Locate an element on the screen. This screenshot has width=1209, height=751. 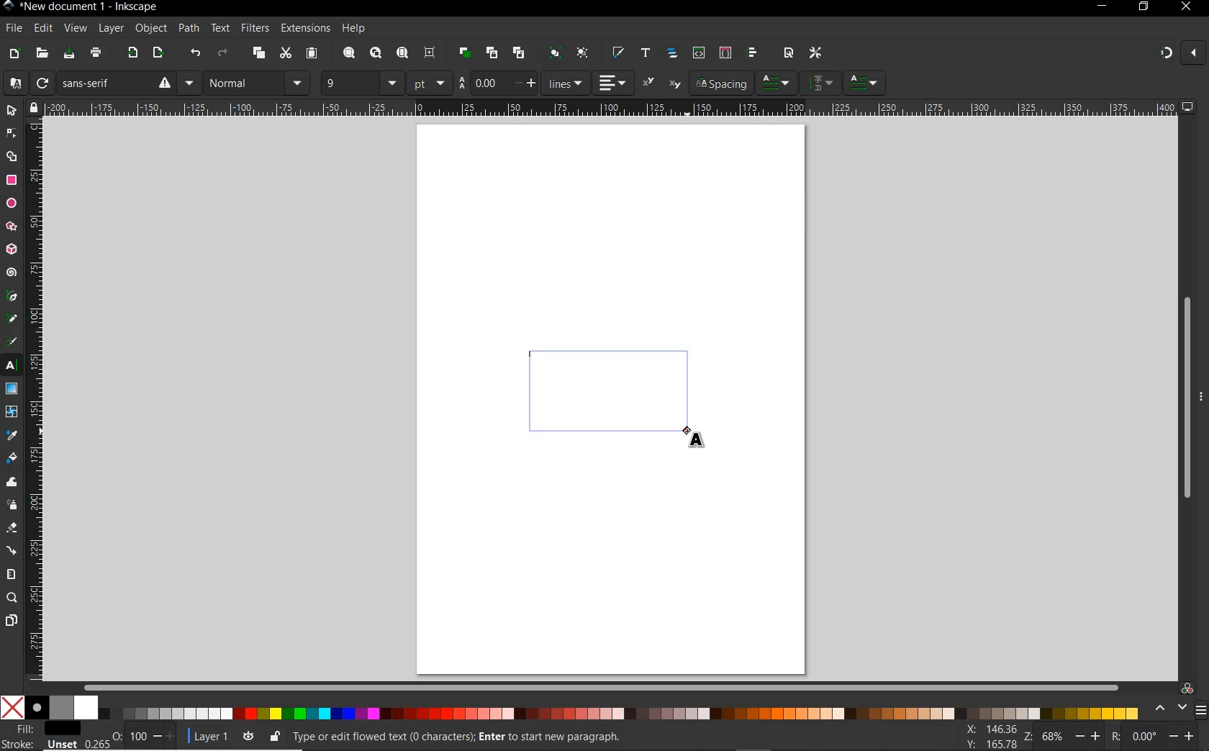
Gradient Tool is located at coordinates (12, 389).